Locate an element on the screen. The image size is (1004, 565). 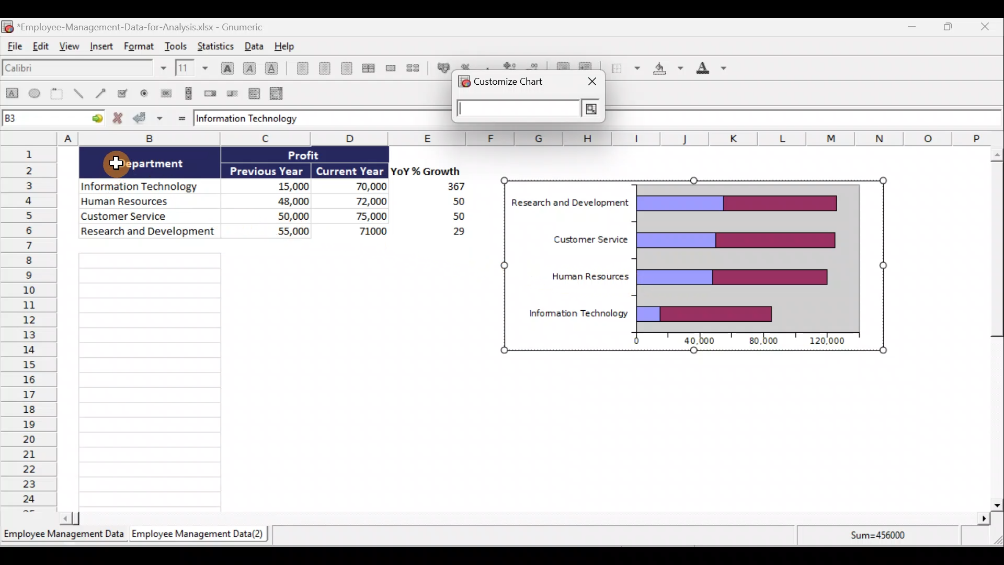
Background is located at coordinates (667, 71).